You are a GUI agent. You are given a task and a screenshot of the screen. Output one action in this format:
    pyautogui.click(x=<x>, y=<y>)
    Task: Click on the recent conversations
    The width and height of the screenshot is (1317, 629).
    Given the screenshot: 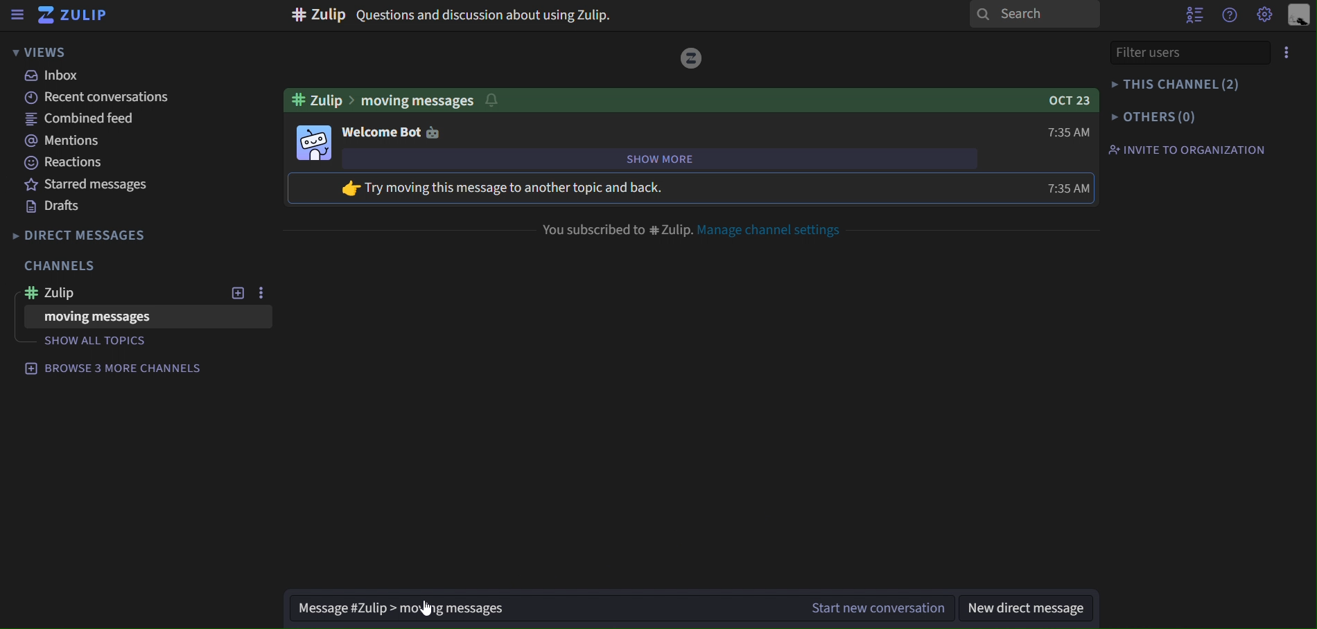 What is the action you would take?
    pyautogui.click(x=103, y=99)
    